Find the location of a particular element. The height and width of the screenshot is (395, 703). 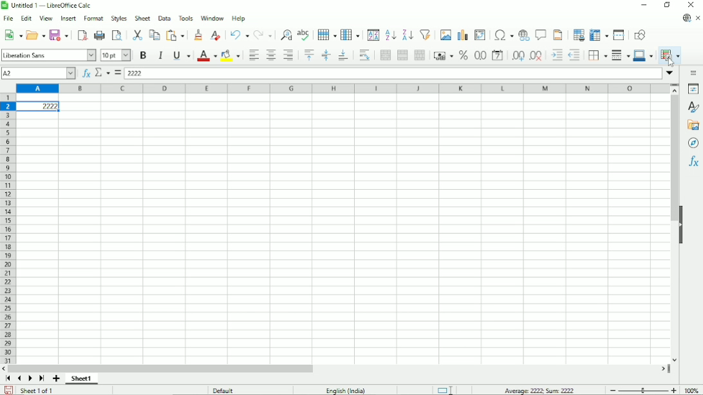

Window is located at coordinates (212, 18).